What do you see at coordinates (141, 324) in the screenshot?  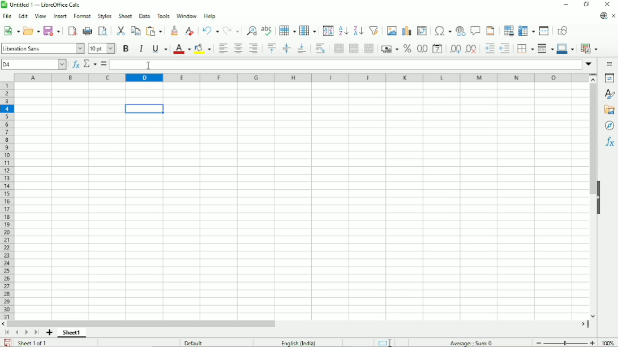 I see `Horizontal scrollbar` at bounding box center [141, 324].